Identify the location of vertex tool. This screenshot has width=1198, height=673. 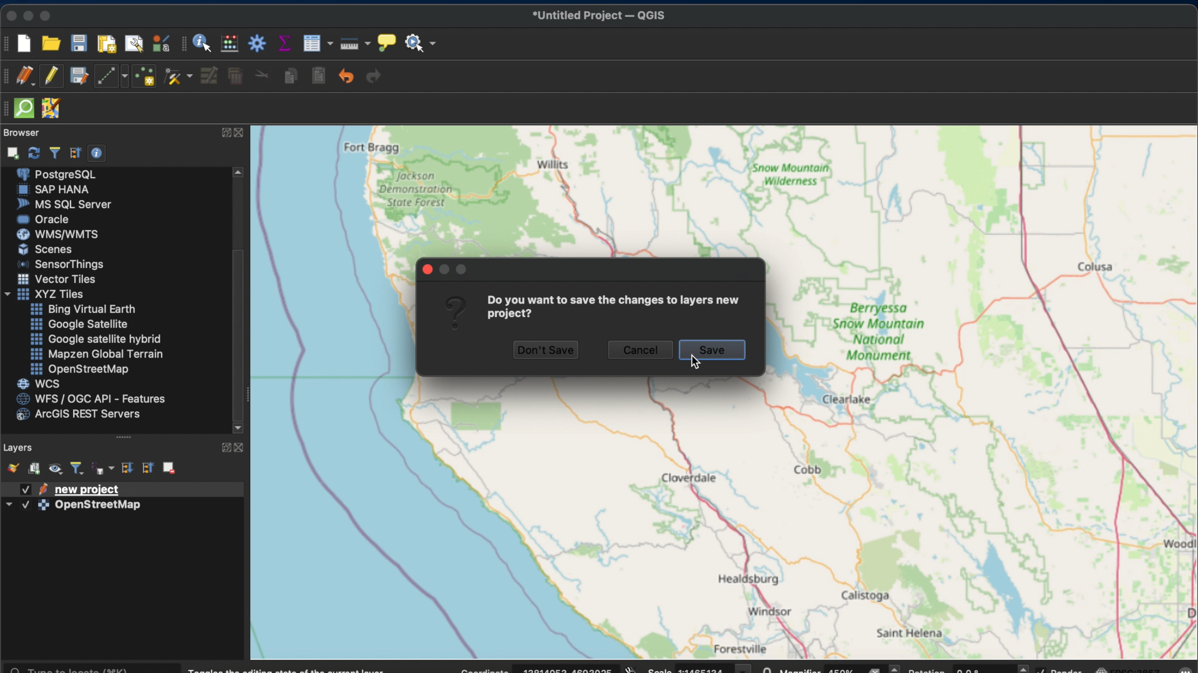
(177, 78).